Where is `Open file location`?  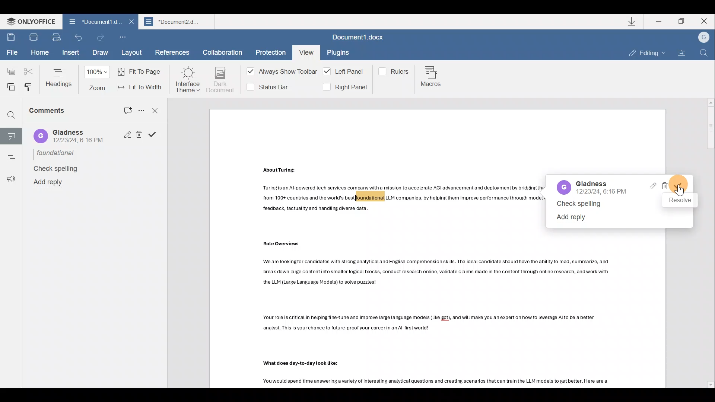 Open file location is located at coordinates (681, 53).